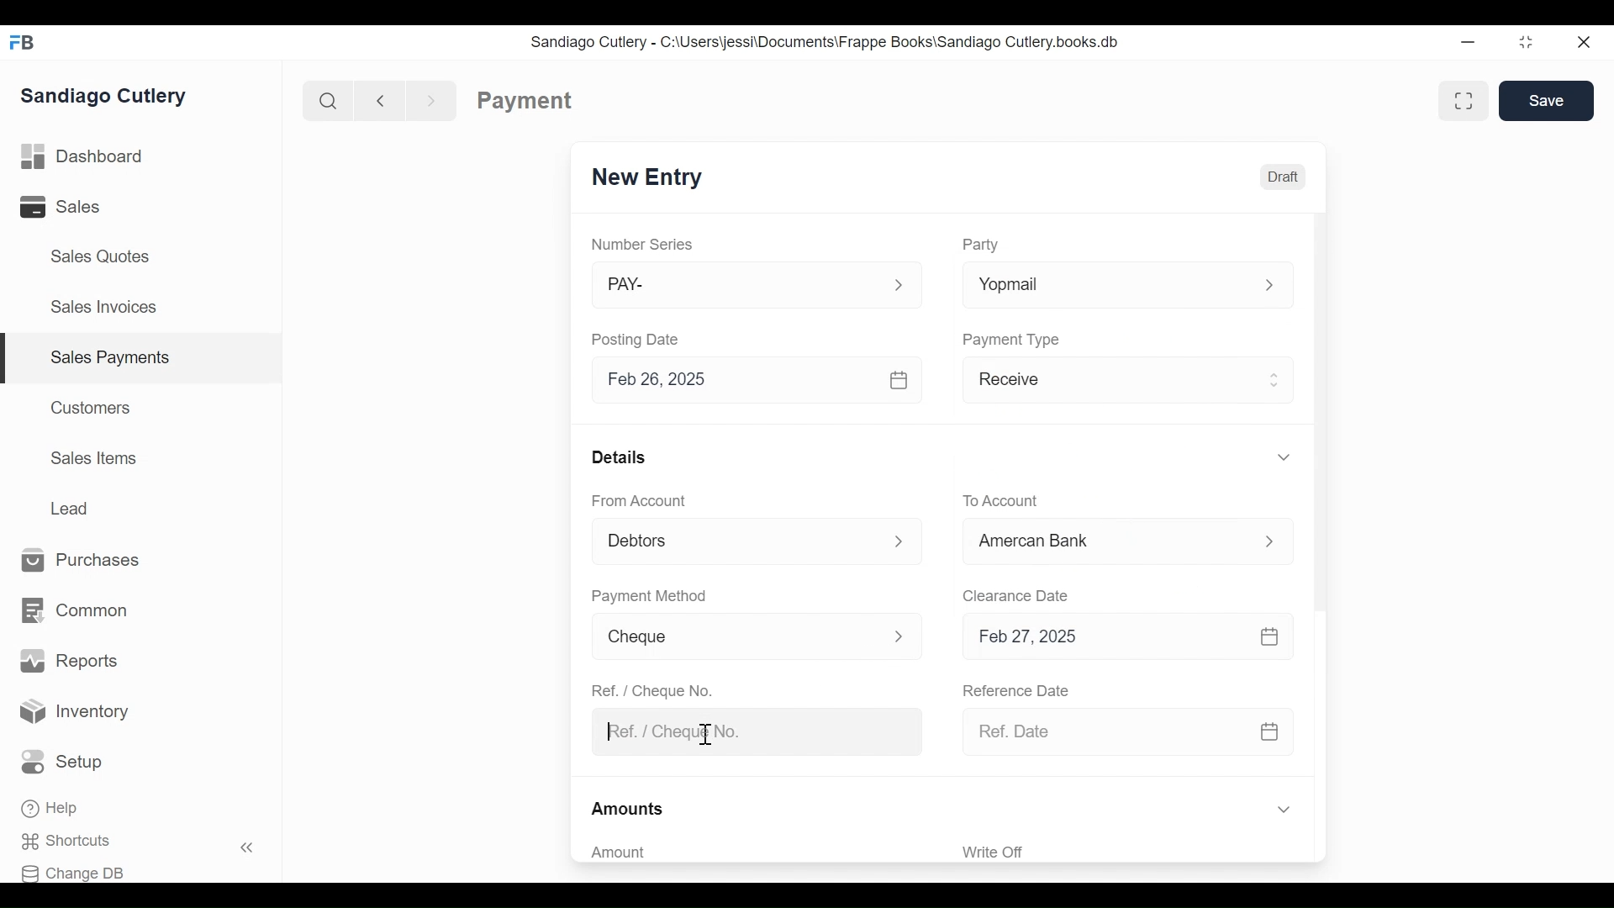 This screenshot has width=1614, height=908. Describe the element at coordinates (1000, 501) in the screenshot. I see `To Account` at that location.